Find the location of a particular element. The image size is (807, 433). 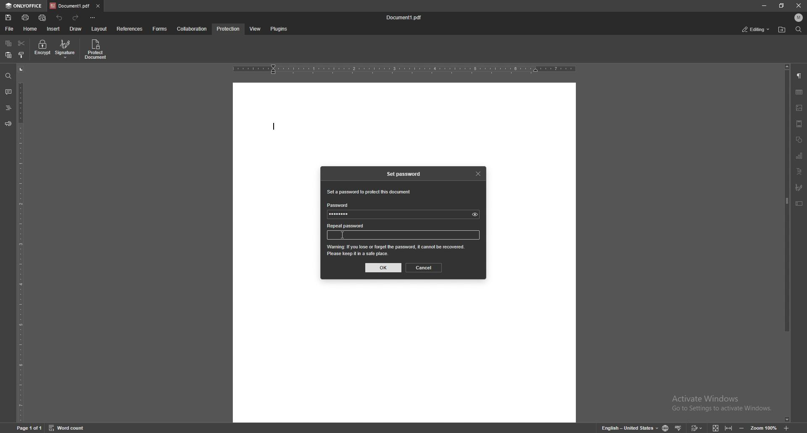

close tab is located at coordinates (98, 5).